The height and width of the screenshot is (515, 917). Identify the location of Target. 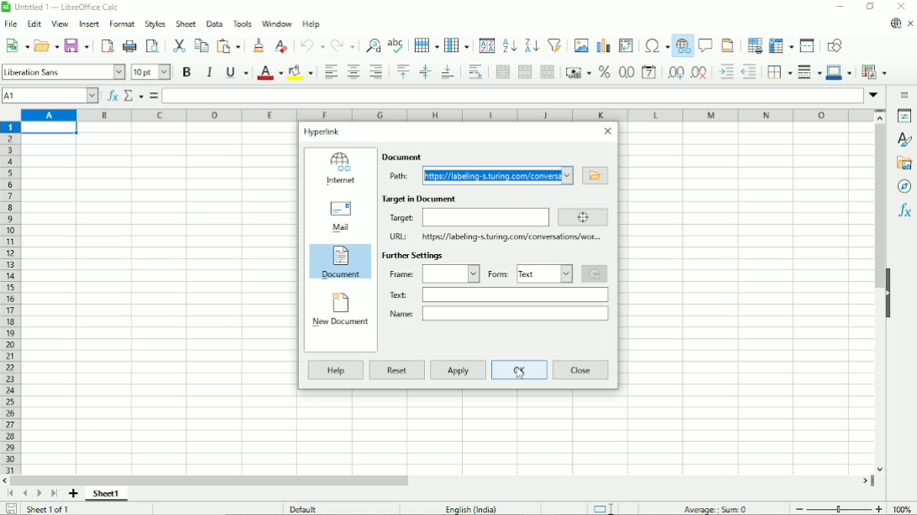
(401, 217).